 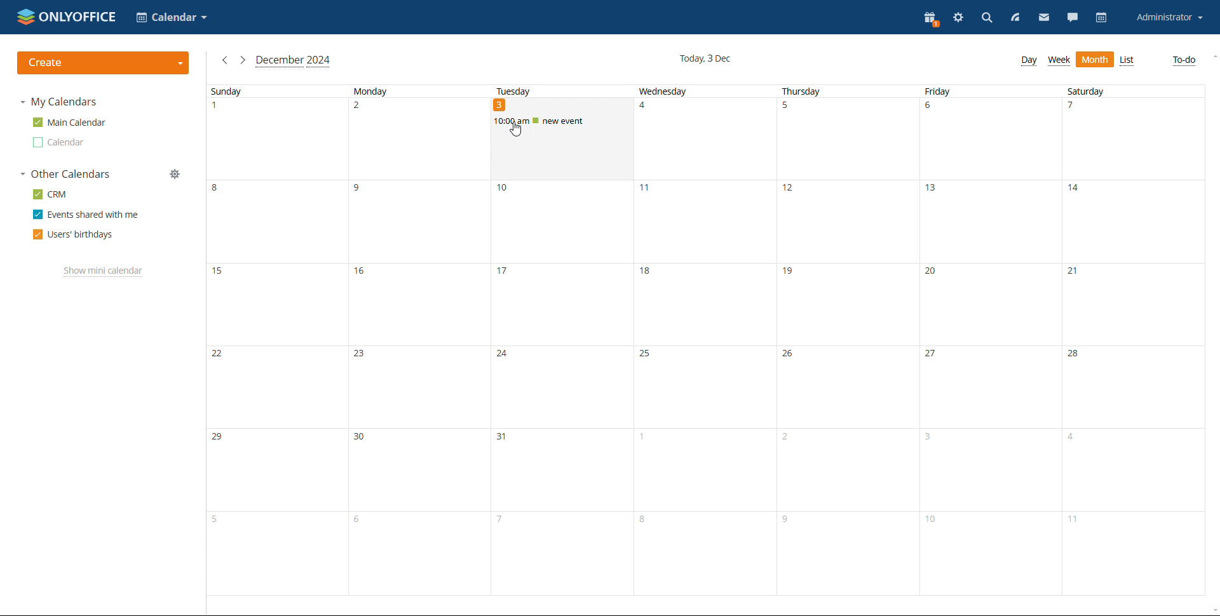 I want to click on 20, so click(x=991, y=304).